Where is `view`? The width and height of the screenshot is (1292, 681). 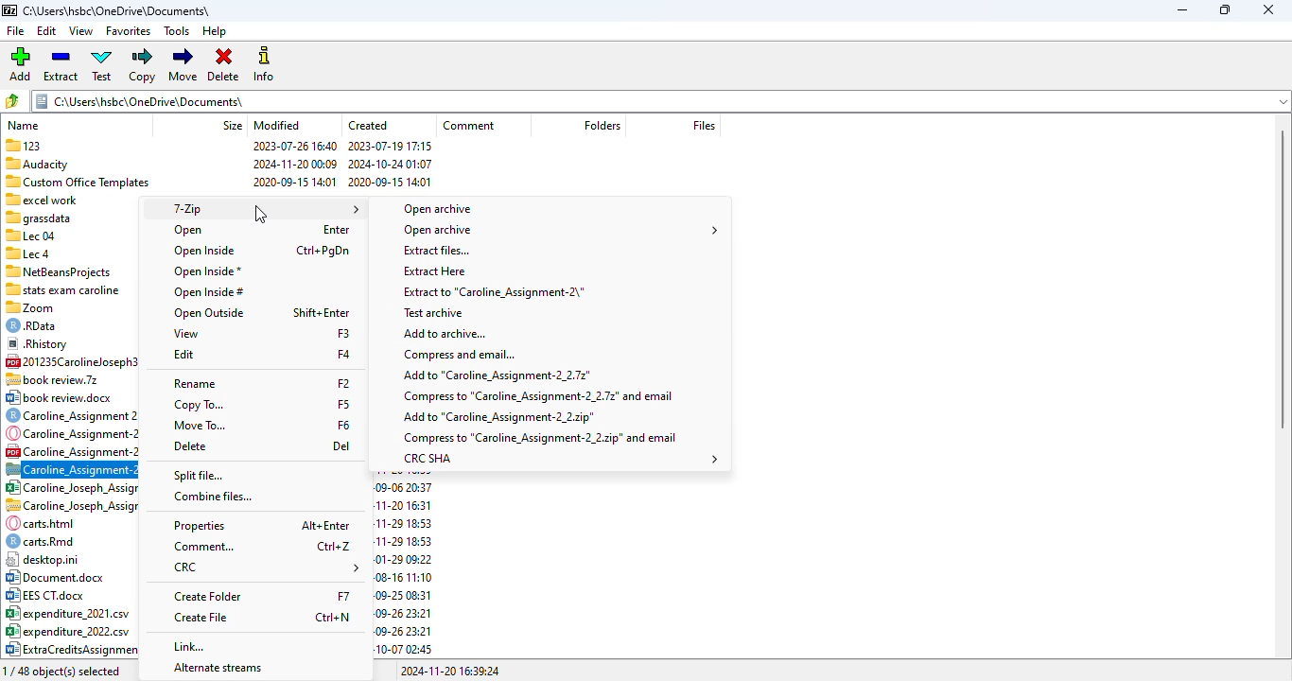
view is located at coordinates (185, 334).